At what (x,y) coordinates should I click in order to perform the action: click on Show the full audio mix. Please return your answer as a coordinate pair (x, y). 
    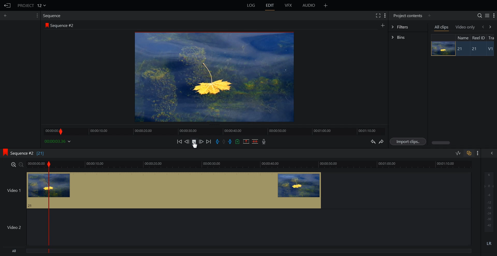
    Looking at the image, I should click on (491, 153).